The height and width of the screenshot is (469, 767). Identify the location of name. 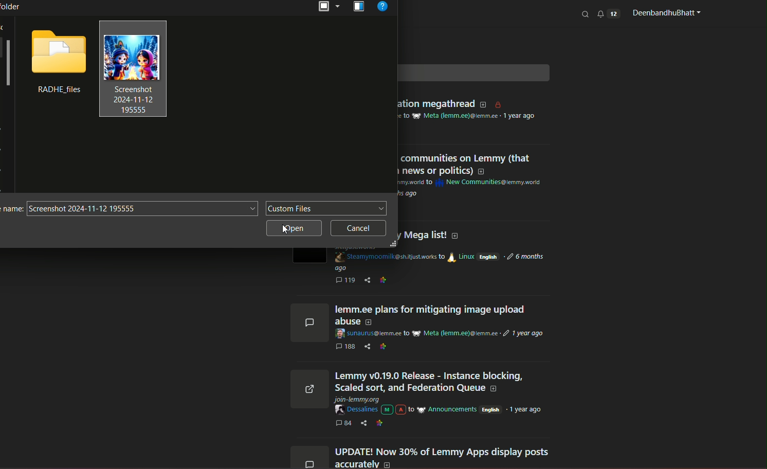
(11, 210).